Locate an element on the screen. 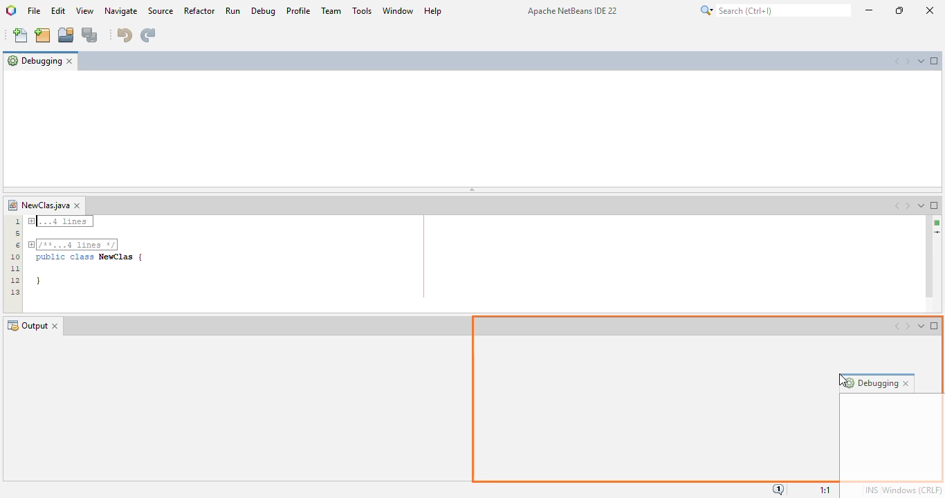 The height and width of the screenshot is (498, 945). scroll documents left is located at coordinates (897, 61).